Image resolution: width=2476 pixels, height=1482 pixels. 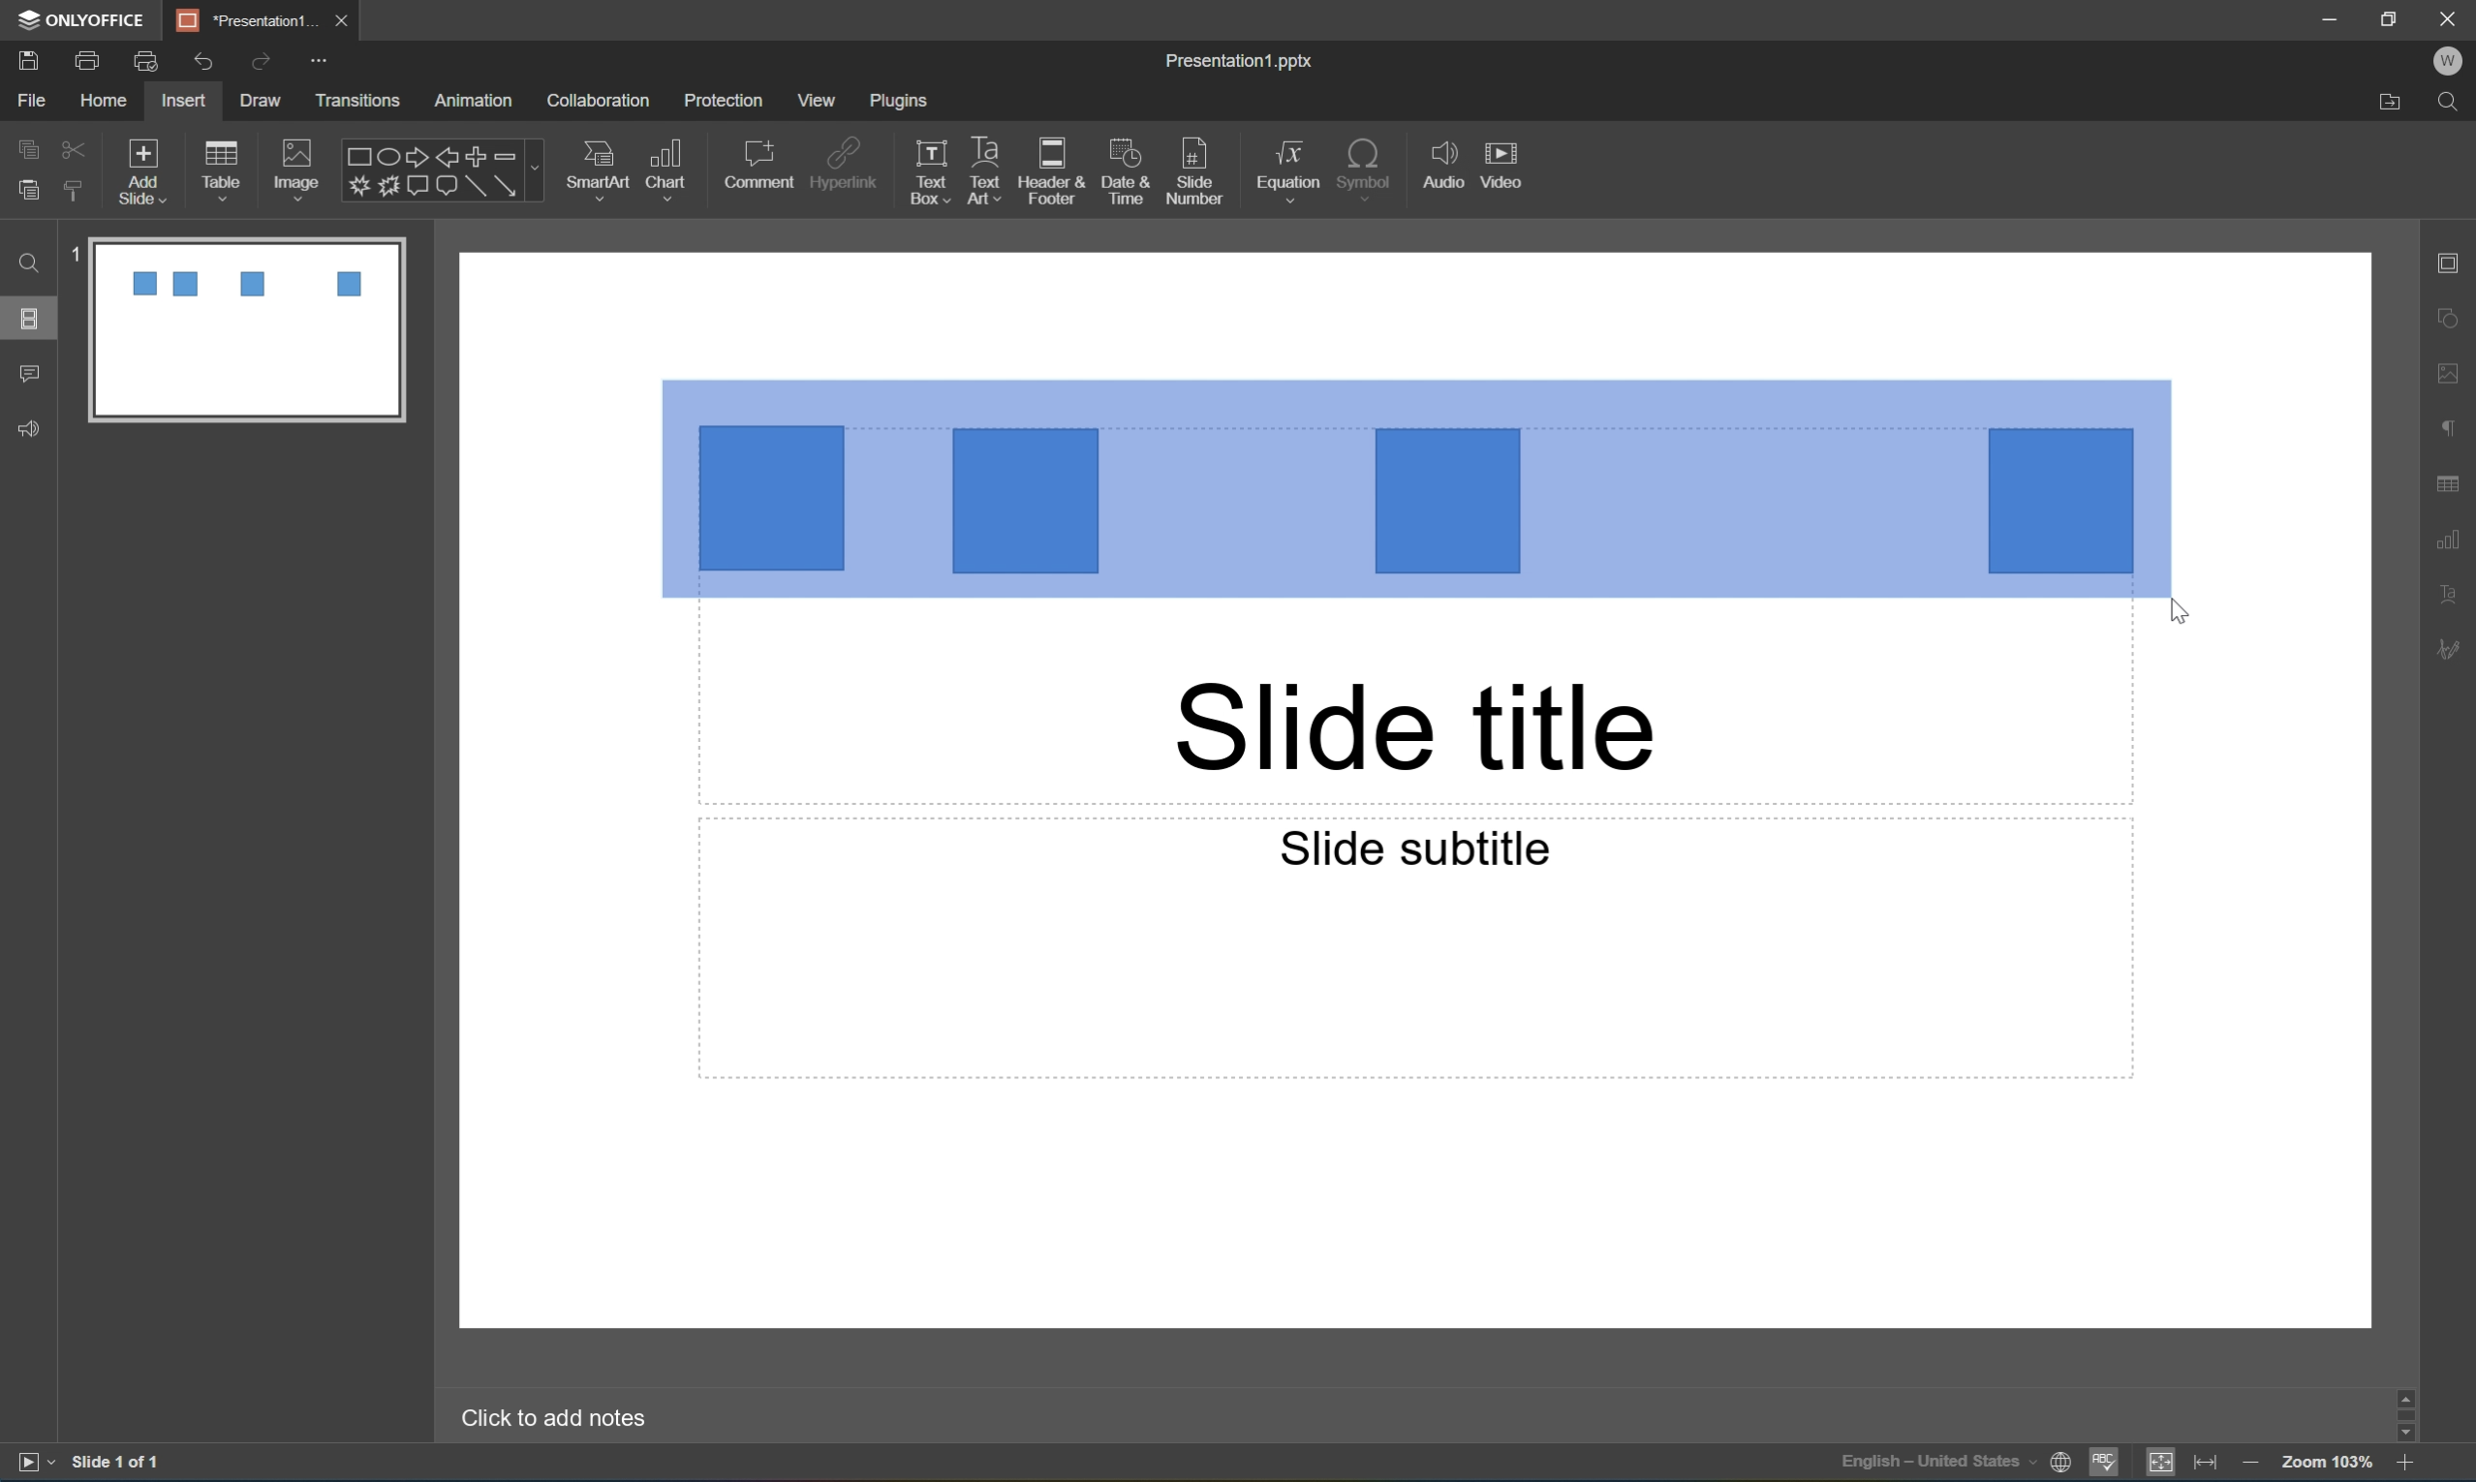 I want to click on Open file location, so click(x=2386, y=105).